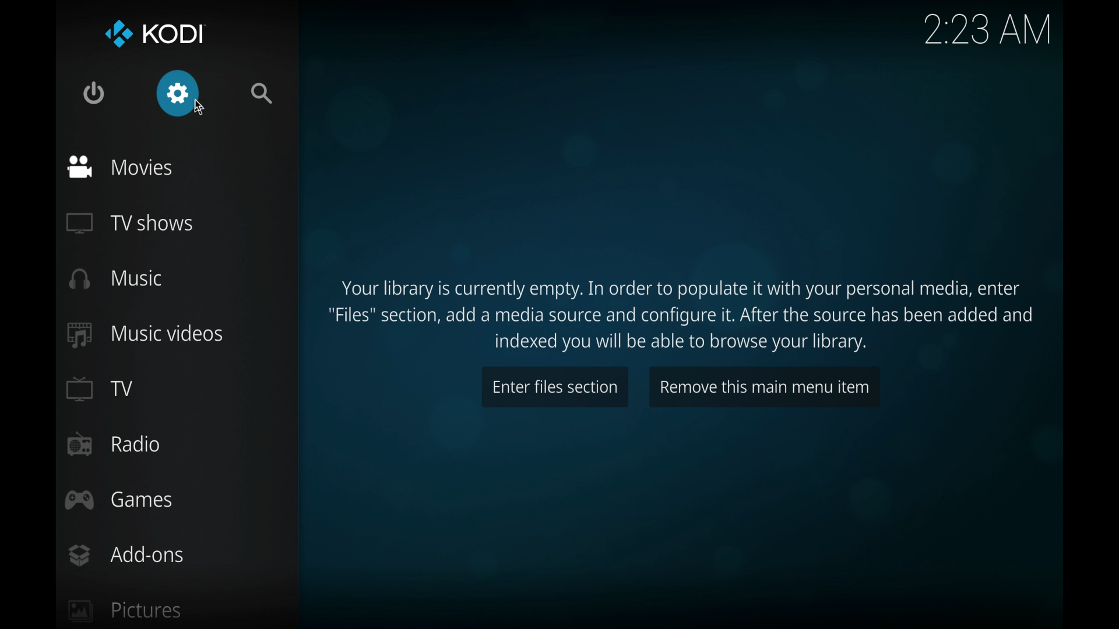 This screenshot has width=1119, height=629. Describe the element at coordinates (118, 36) in the screenshot. I see `kodi logo` at that location.